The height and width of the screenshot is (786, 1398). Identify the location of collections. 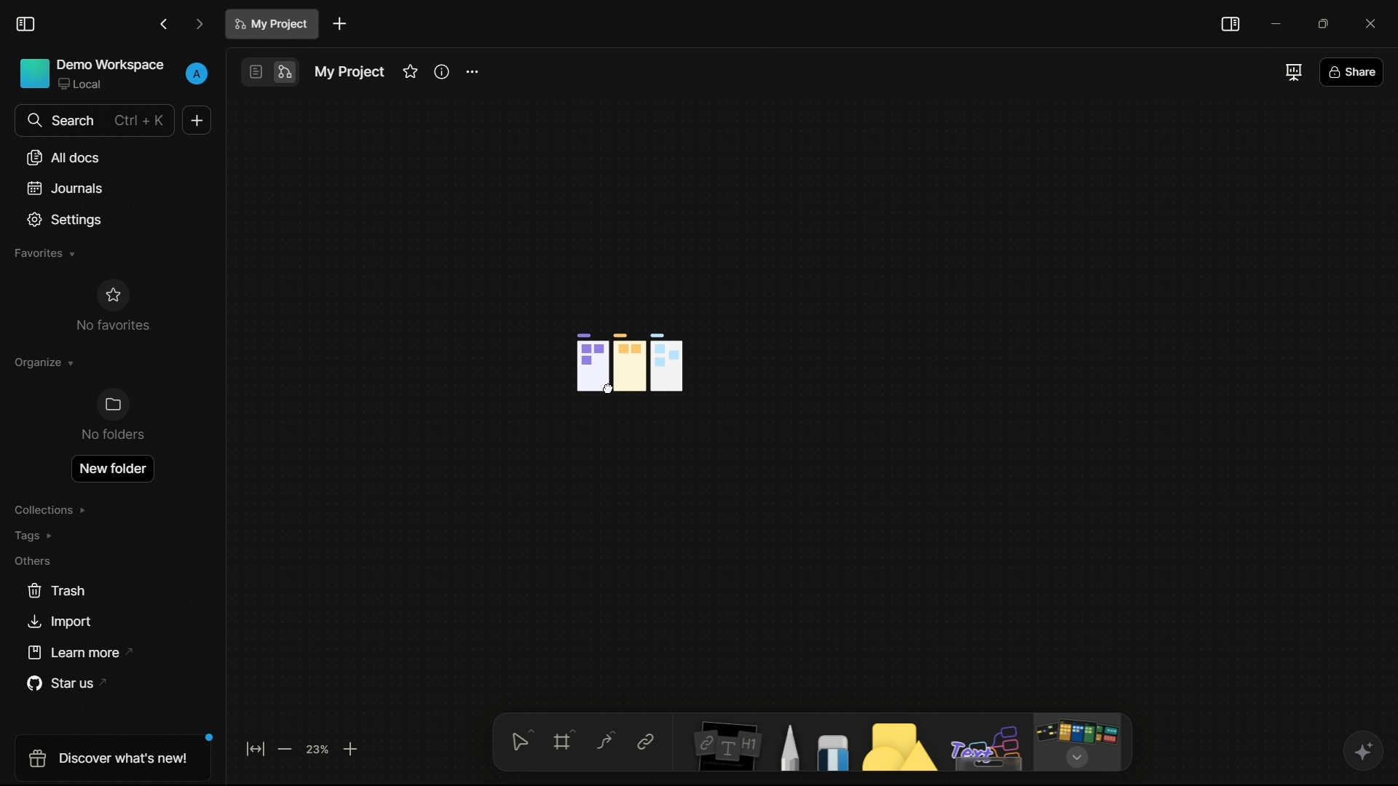
(50, 510).